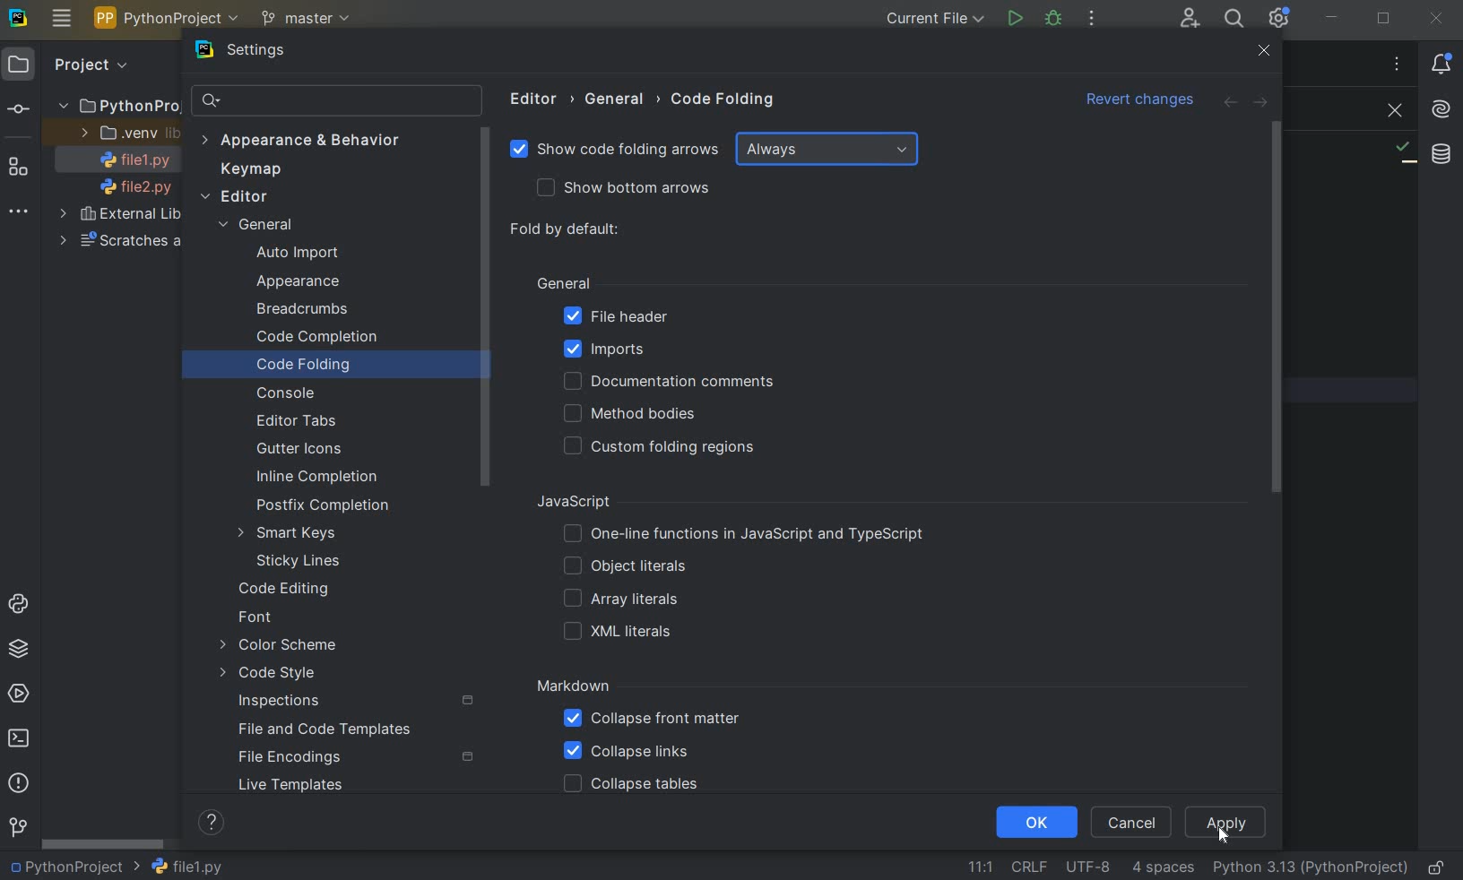  What do you see at coordinates (129, 161) in the screenshot?
I see `FILE NAME 1` at bounding box center [129, 161].